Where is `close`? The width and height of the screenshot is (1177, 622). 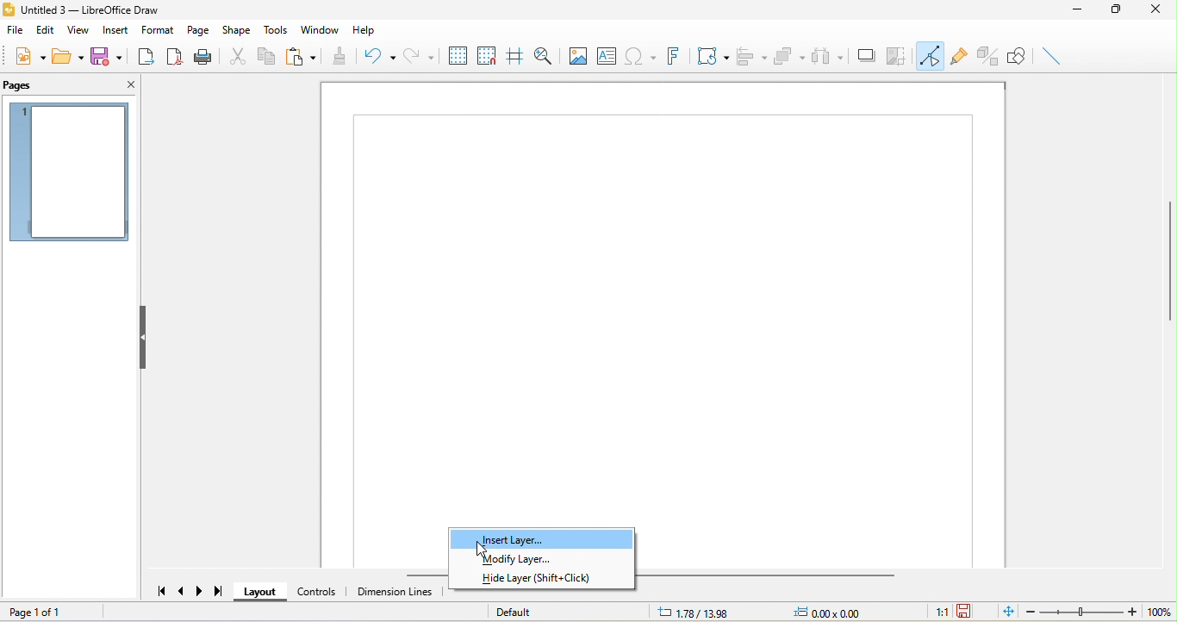 close is located at coordinates (1155, 10).